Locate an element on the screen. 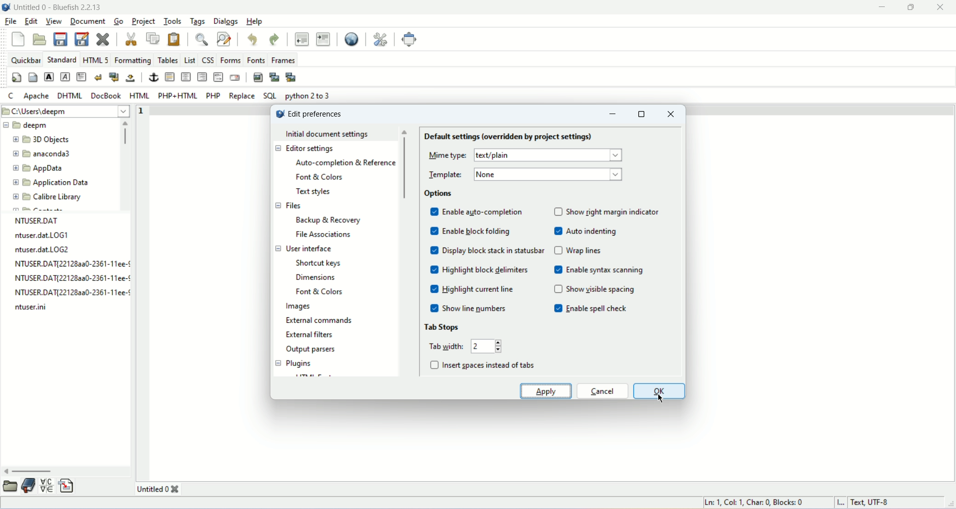 The image size is (956, 509). non breaking space is located at coordinates (131, 78).